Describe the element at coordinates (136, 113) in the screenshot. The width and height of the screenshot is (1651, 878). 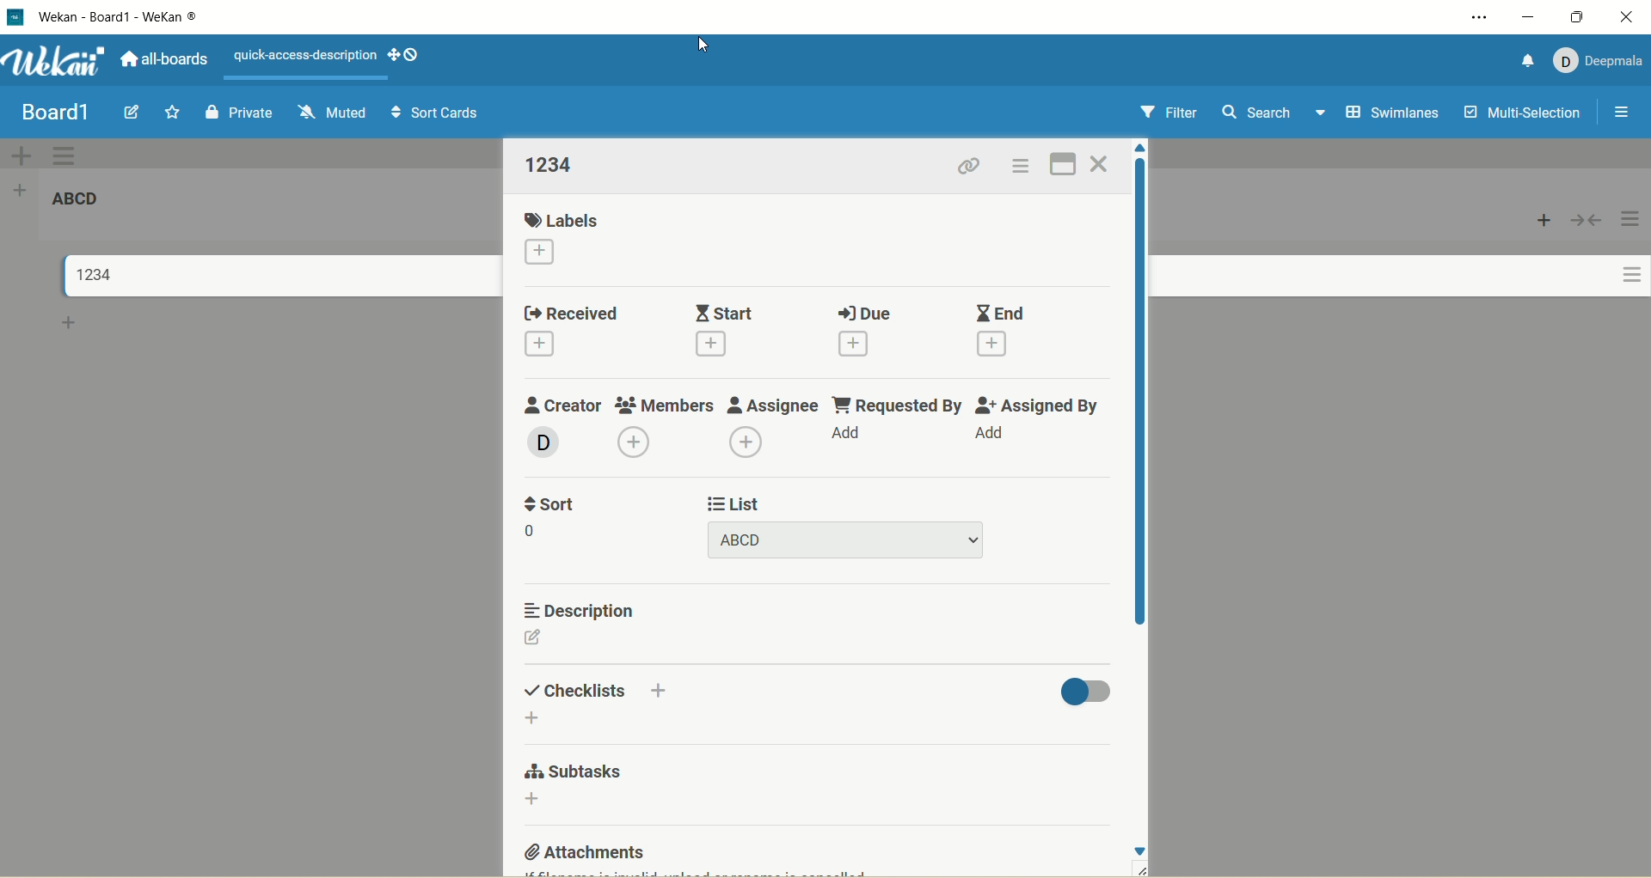
I see `edit` at that location.